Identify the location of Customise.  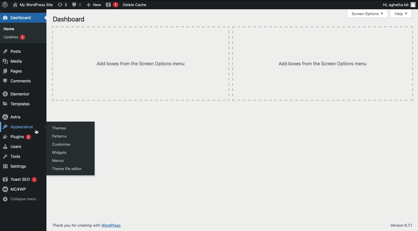
(65, 145).